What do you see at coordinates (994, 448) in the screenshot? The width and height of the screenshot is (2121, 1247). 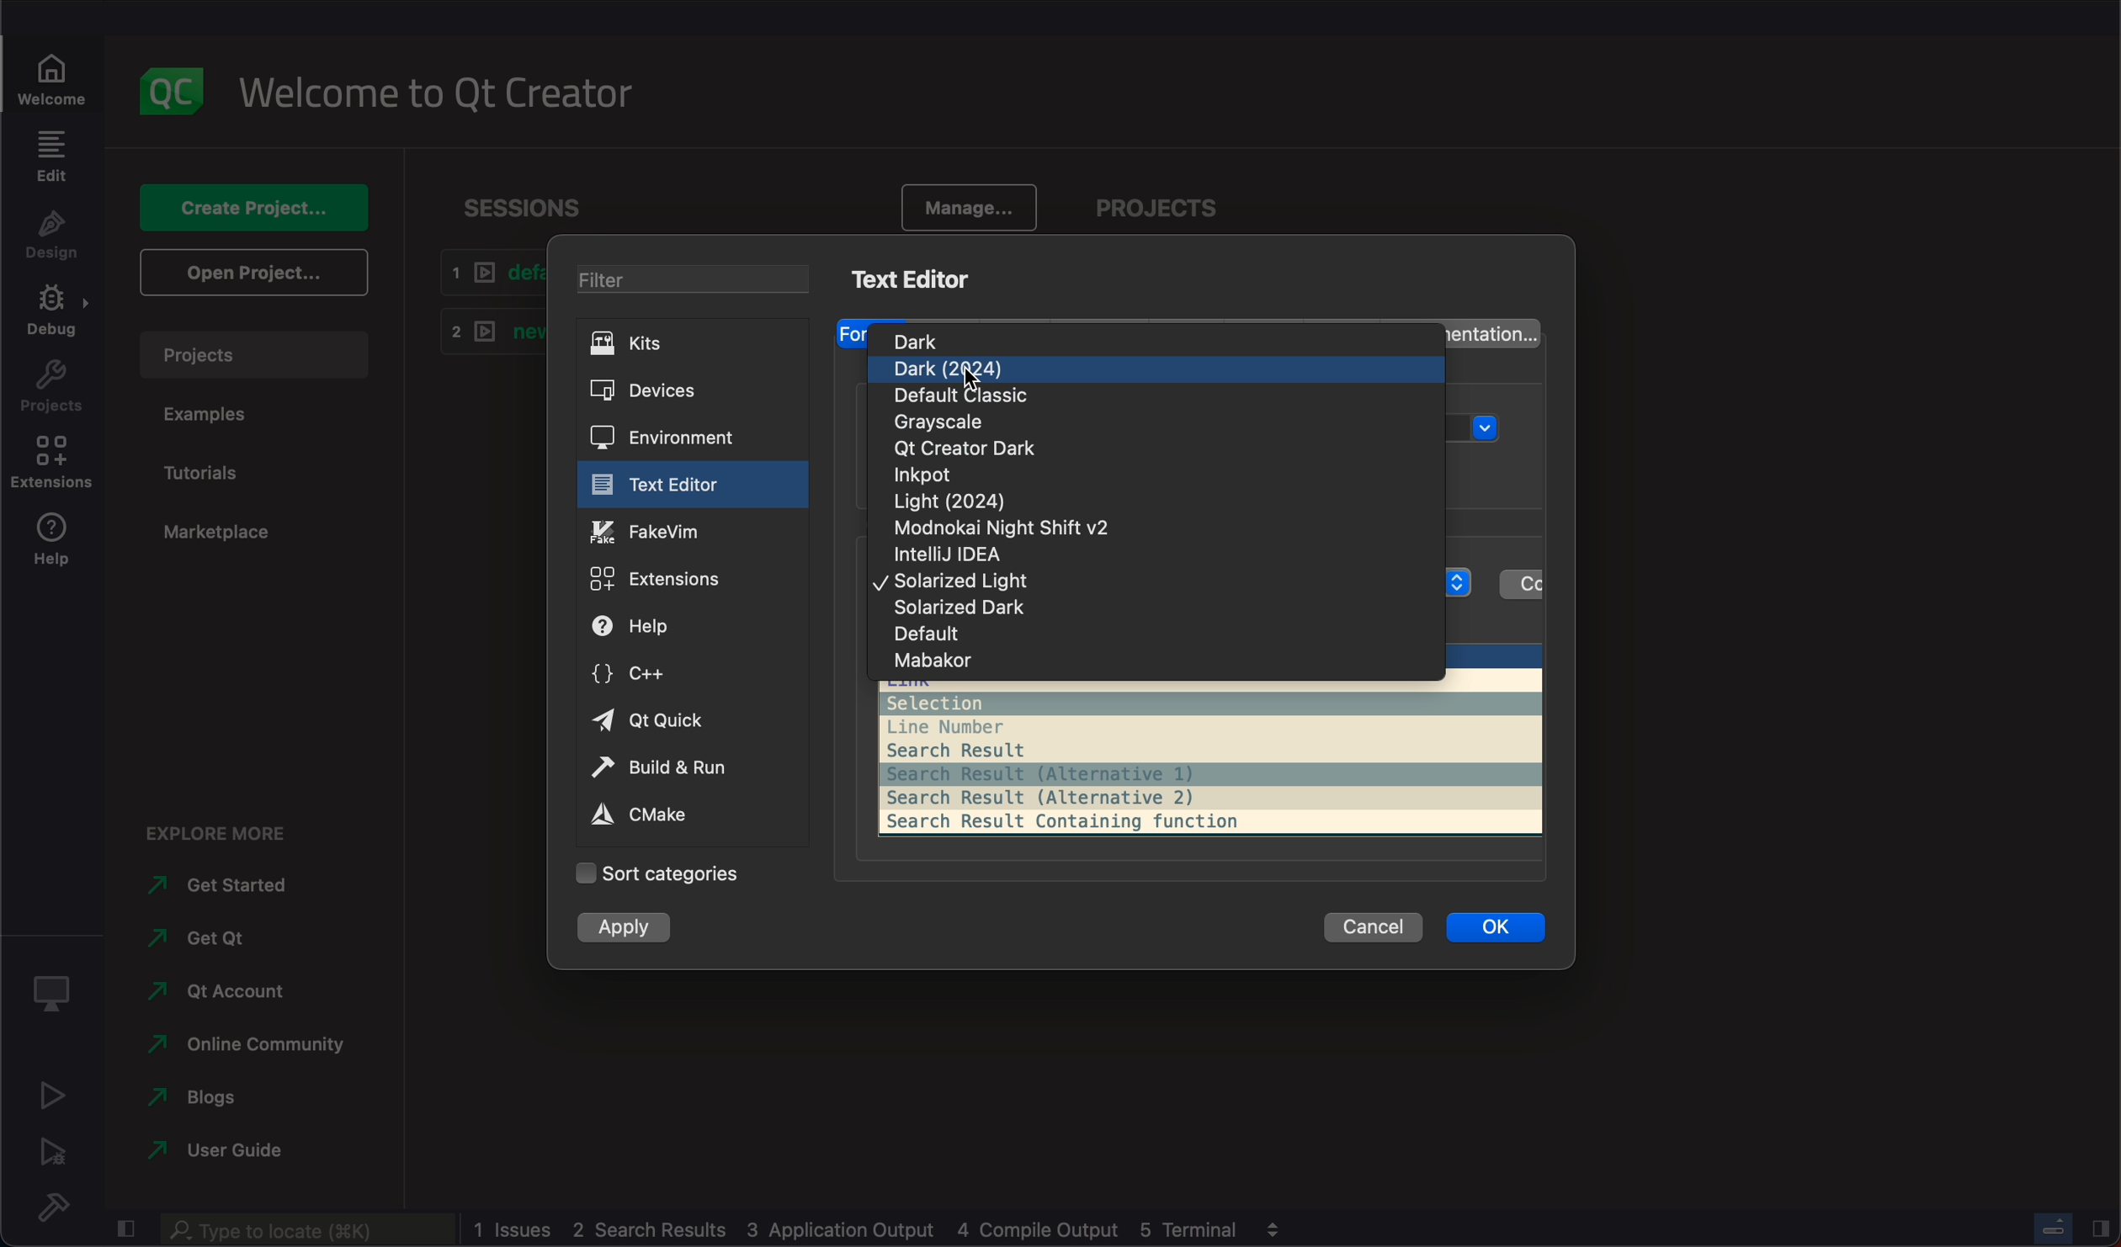 I see `qt dark` at bounding box center [994, 448].